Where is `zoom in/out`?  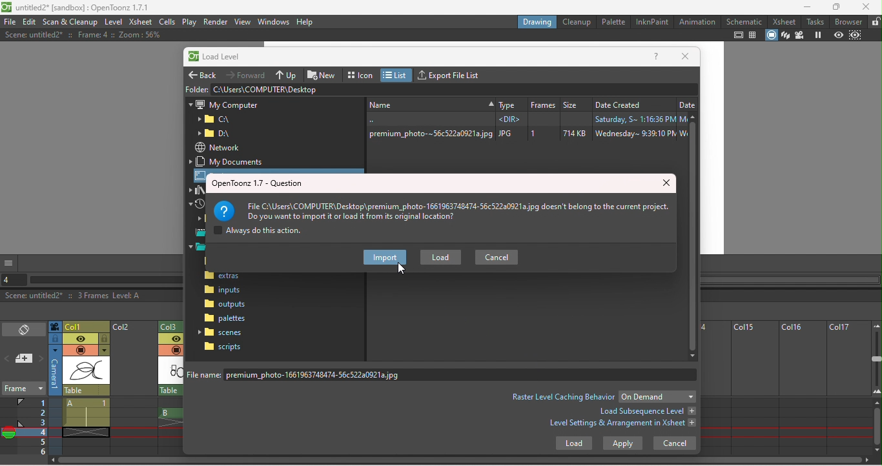
zoom in/out is located at coordinates (877, 358).